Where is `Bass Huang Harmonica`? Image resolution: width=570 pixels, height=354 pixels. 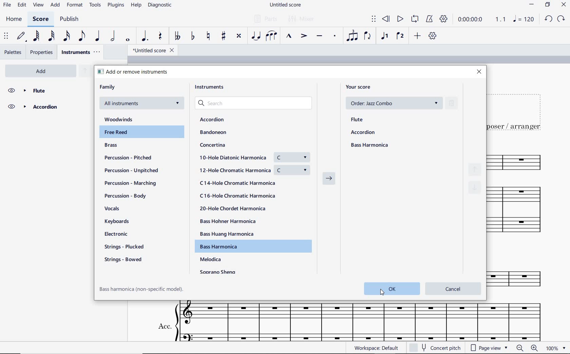 Bass Huang Harmonica is located at coordinates (226, 234).